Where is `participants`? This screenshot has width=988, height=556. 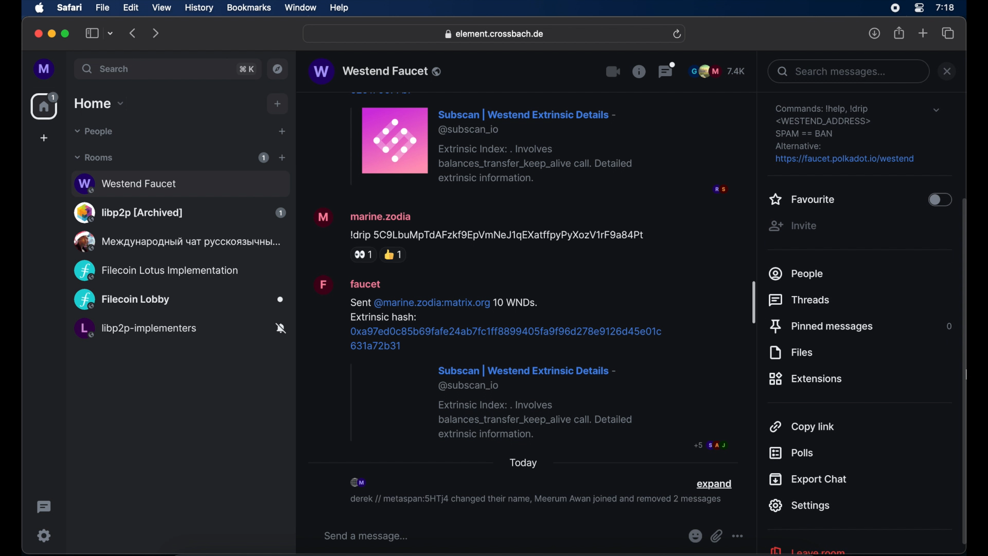 participants is located at coordinates (717, 71).